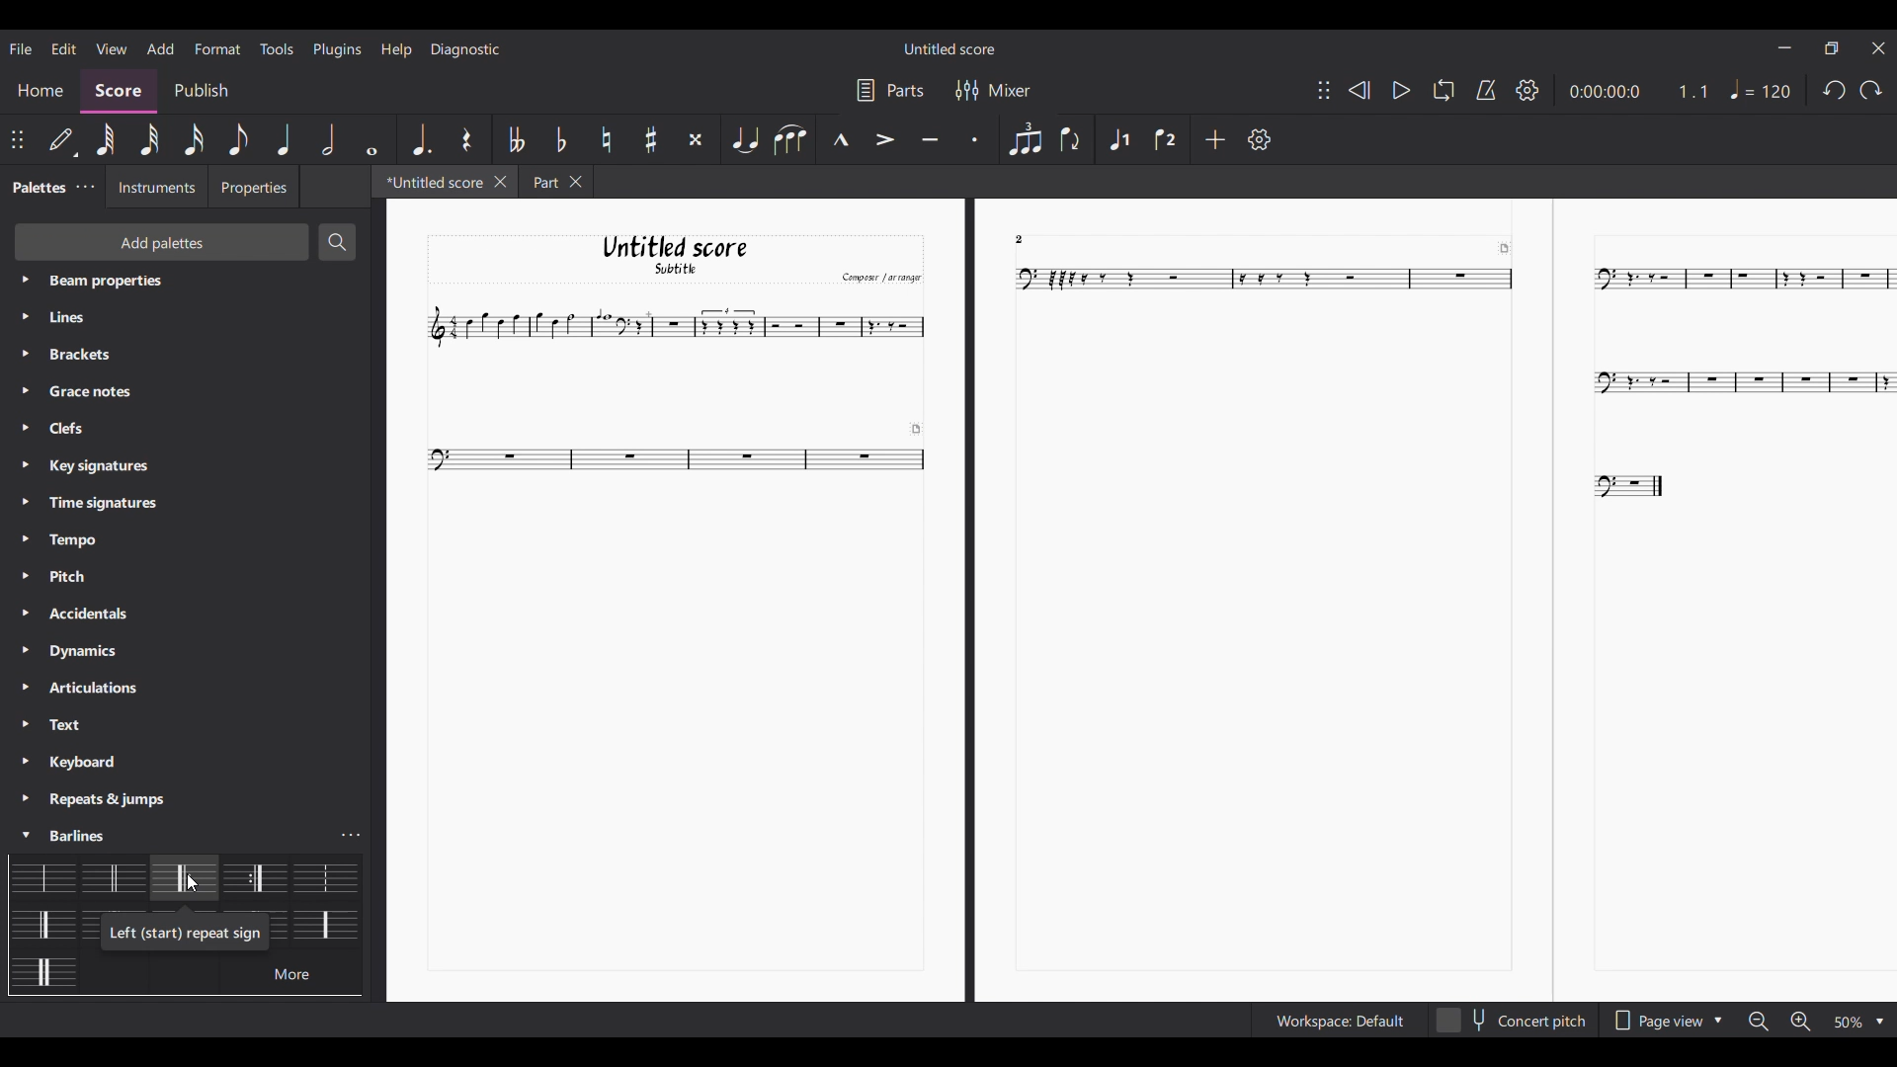 Image resolution: width=1897 pixels, height=1067 pixels. Describe the element at coordinates (291, 973) in the screenshot. I see `more` at that location.